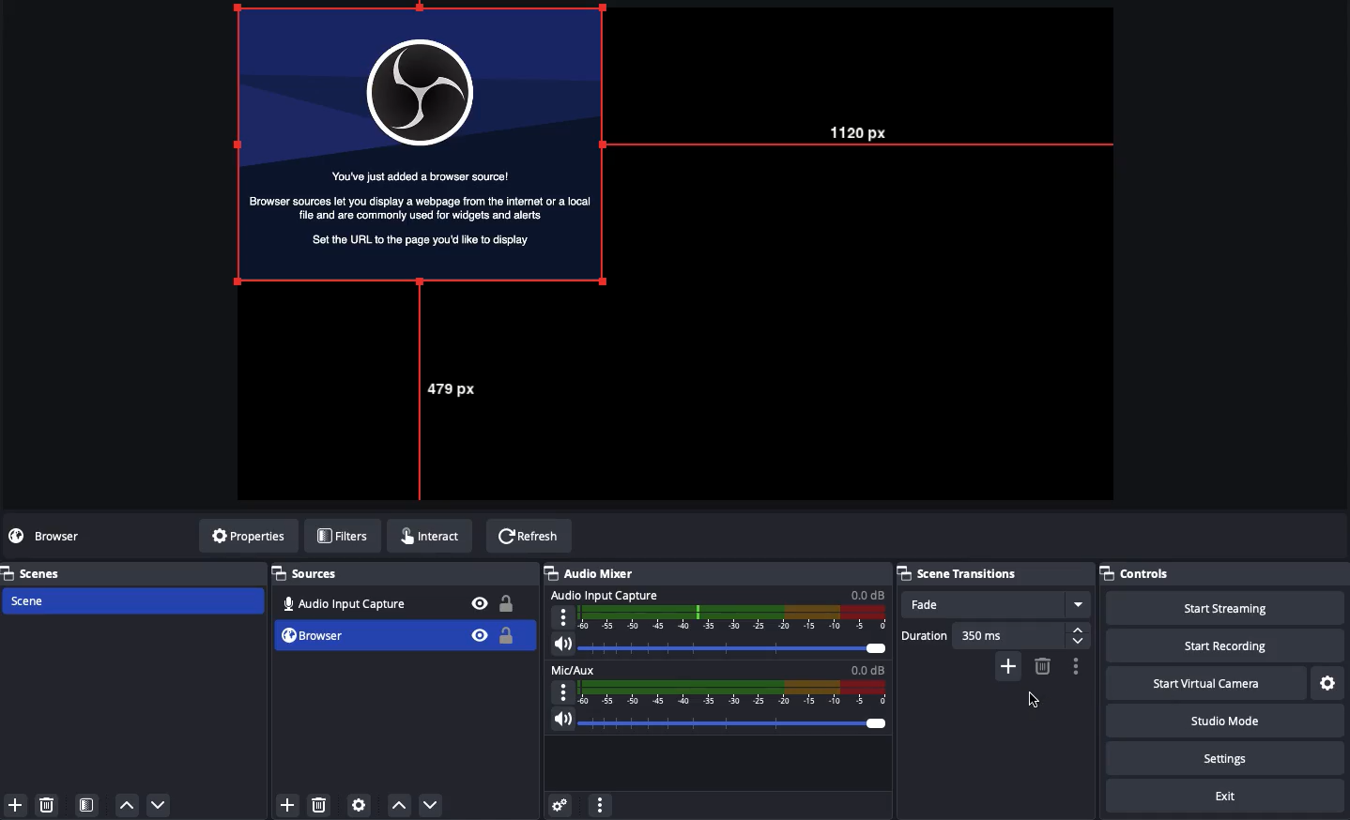 This screenshot has height=820, width=1350. What do you see at coordinates (311, 574) in the screenshot?
I see `Sources` at bounding box center [311, 574].